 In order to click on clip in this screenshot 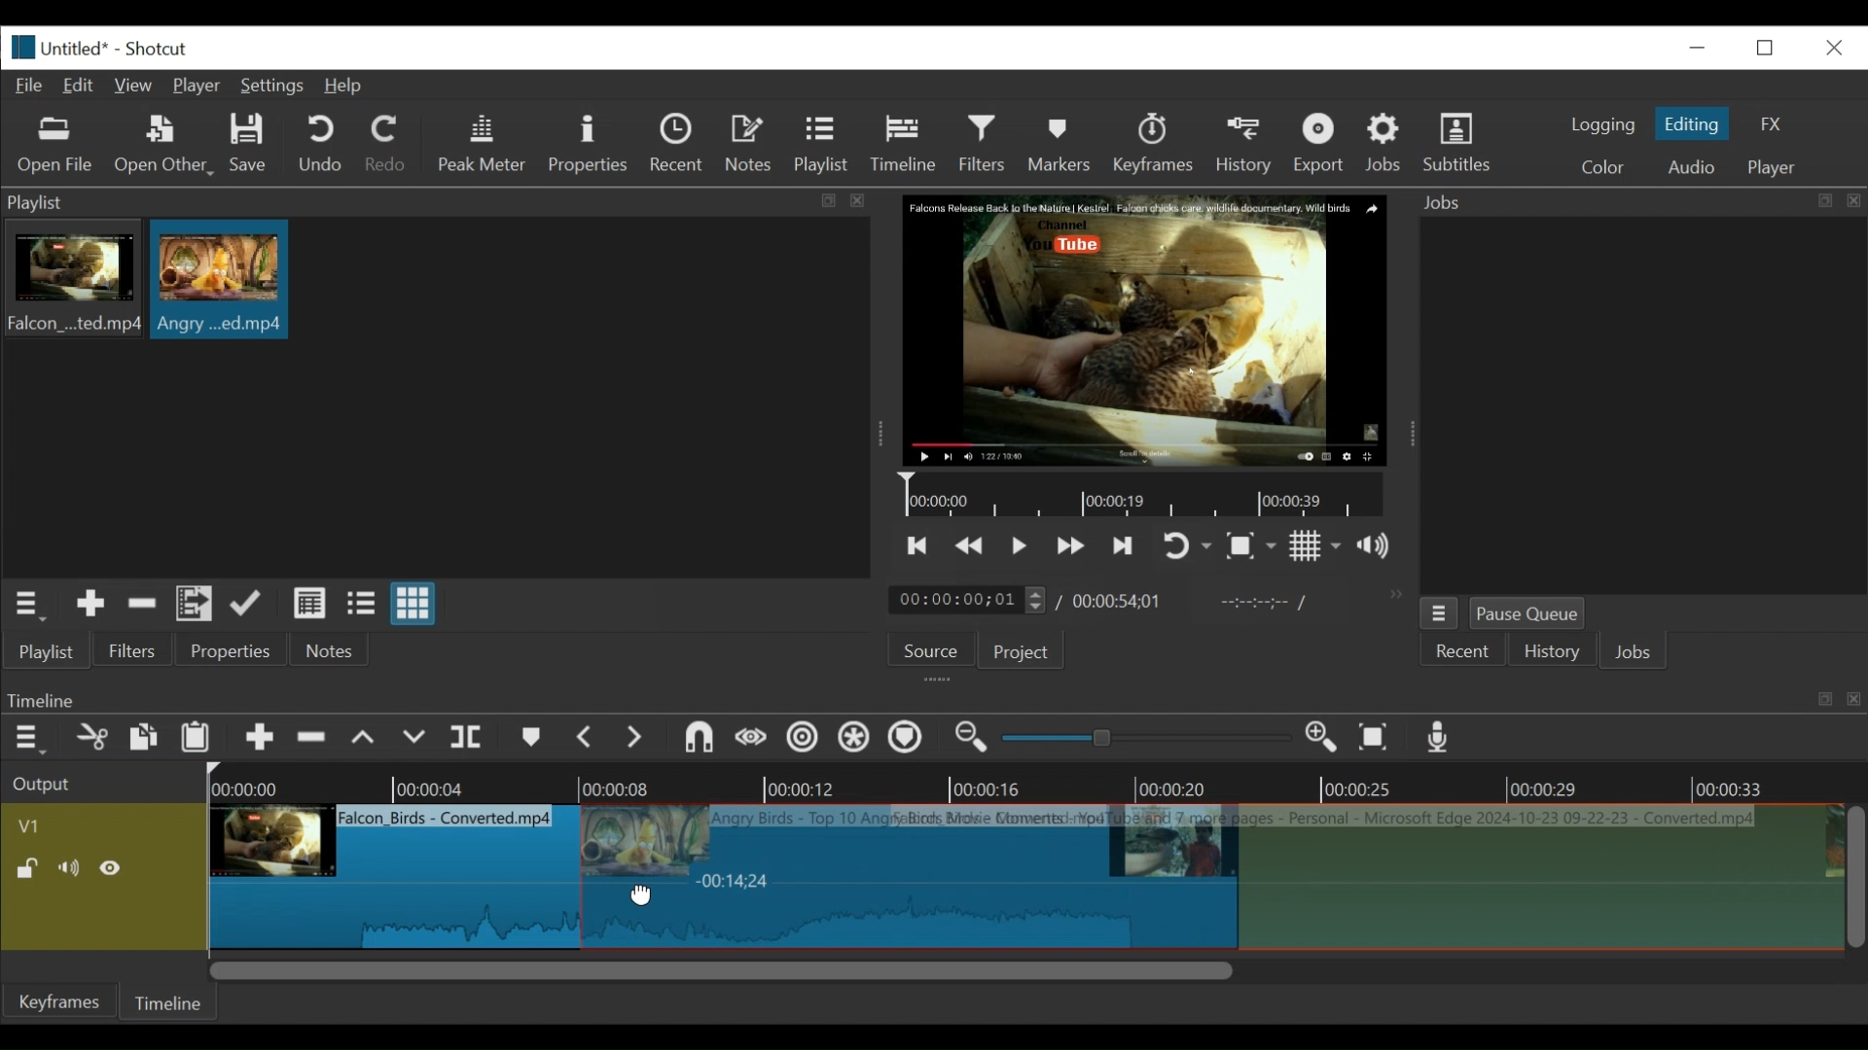, I will do `click(220, 279)`.